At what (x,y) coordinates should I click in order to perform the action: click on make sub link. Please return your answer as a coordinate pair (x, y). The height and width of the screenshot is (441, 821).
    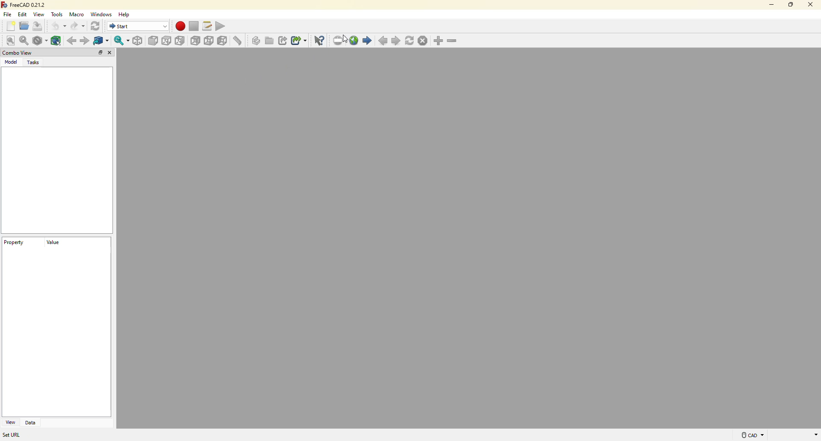
    Looking at the image, I should click on (299, 41).